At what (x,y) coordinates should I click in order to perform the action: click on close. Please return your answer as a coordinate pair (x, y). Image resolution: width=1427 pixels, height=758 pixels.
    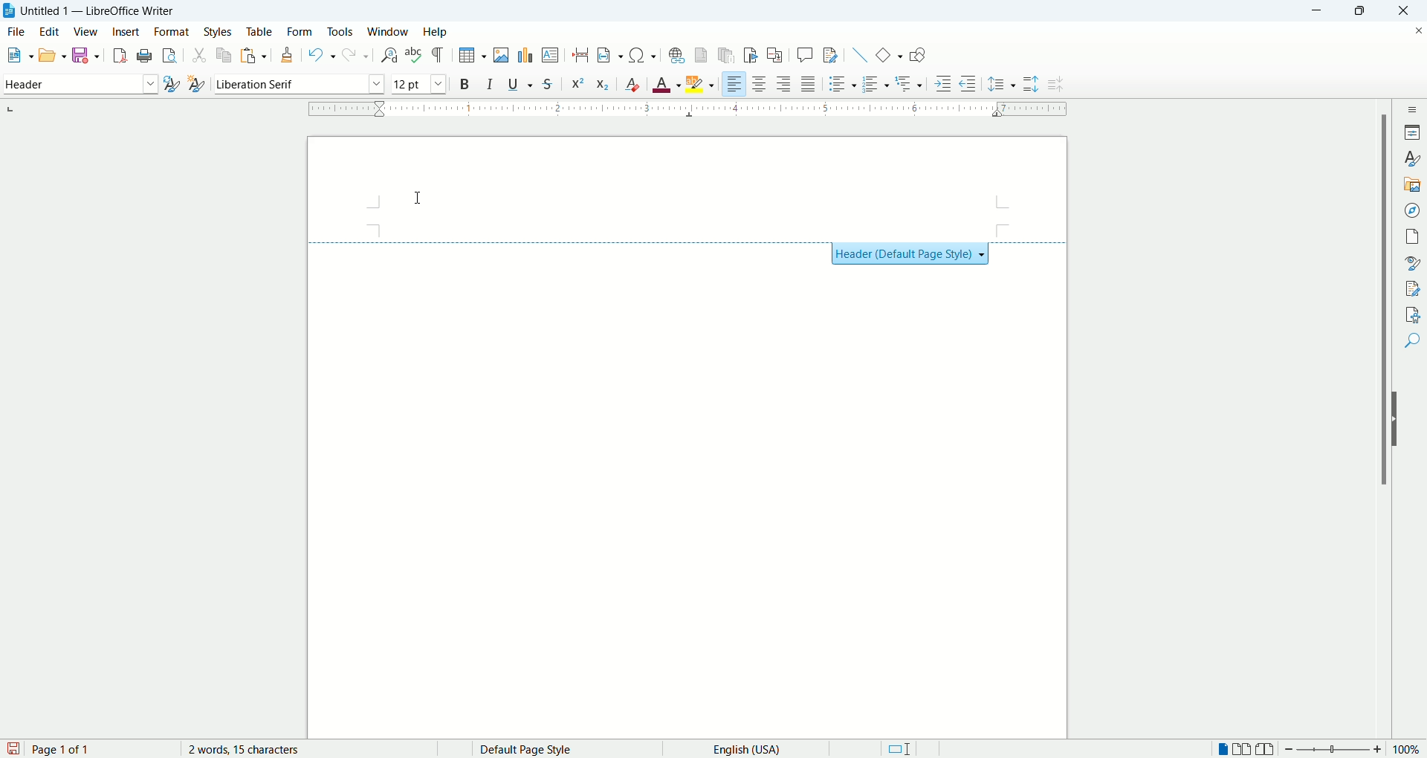
    Looking at the image, I should click on (1409, 11).